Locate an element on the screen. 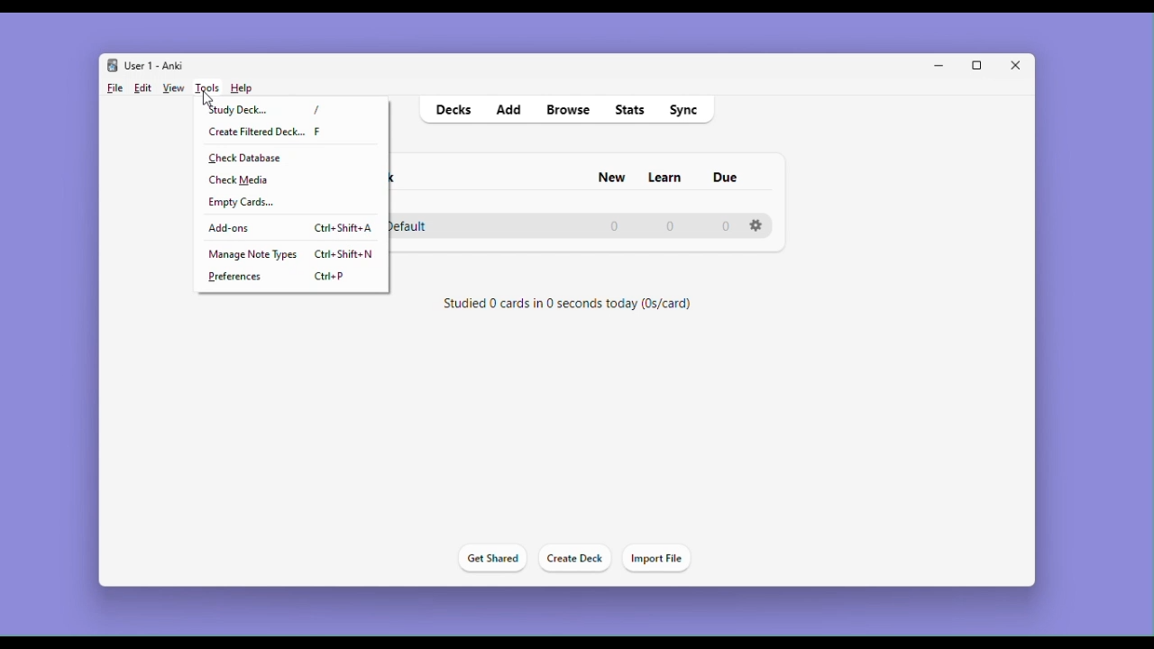  Learn  is located at coordinates (669, 178).